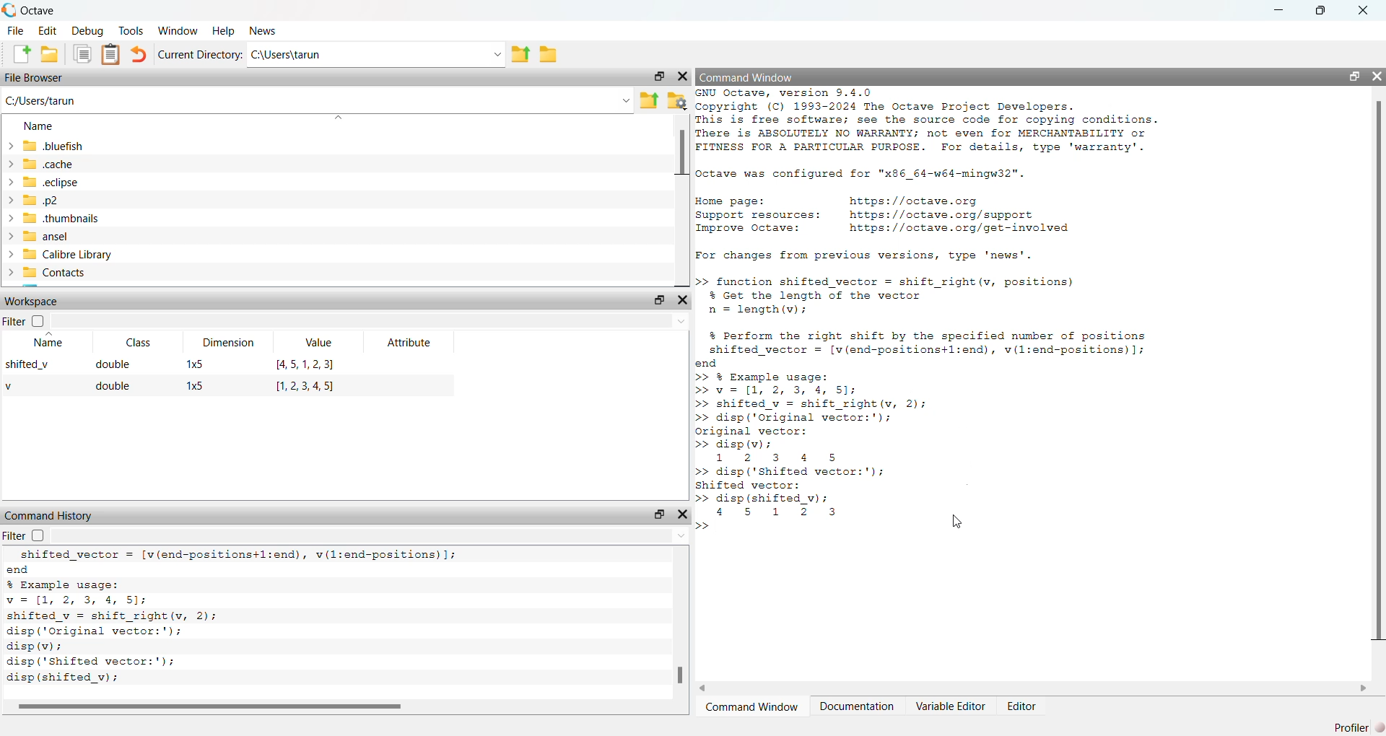  Describe the element at coordinates (677, 102) in the screenshot. I see `browse your files` at that location.